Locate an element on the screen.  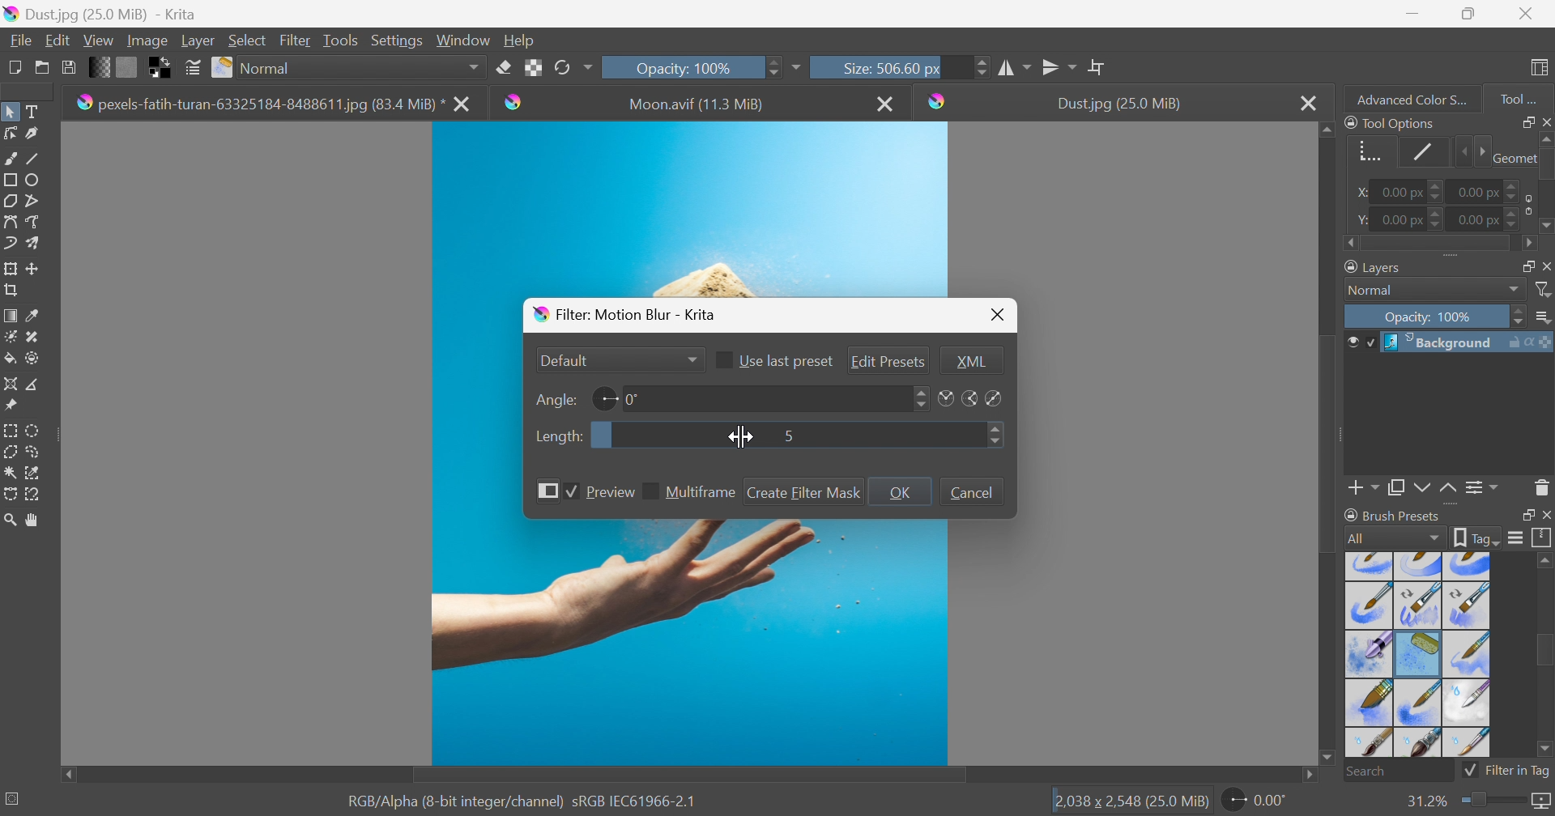
0.00 px is located at coordinates (1476, 220).